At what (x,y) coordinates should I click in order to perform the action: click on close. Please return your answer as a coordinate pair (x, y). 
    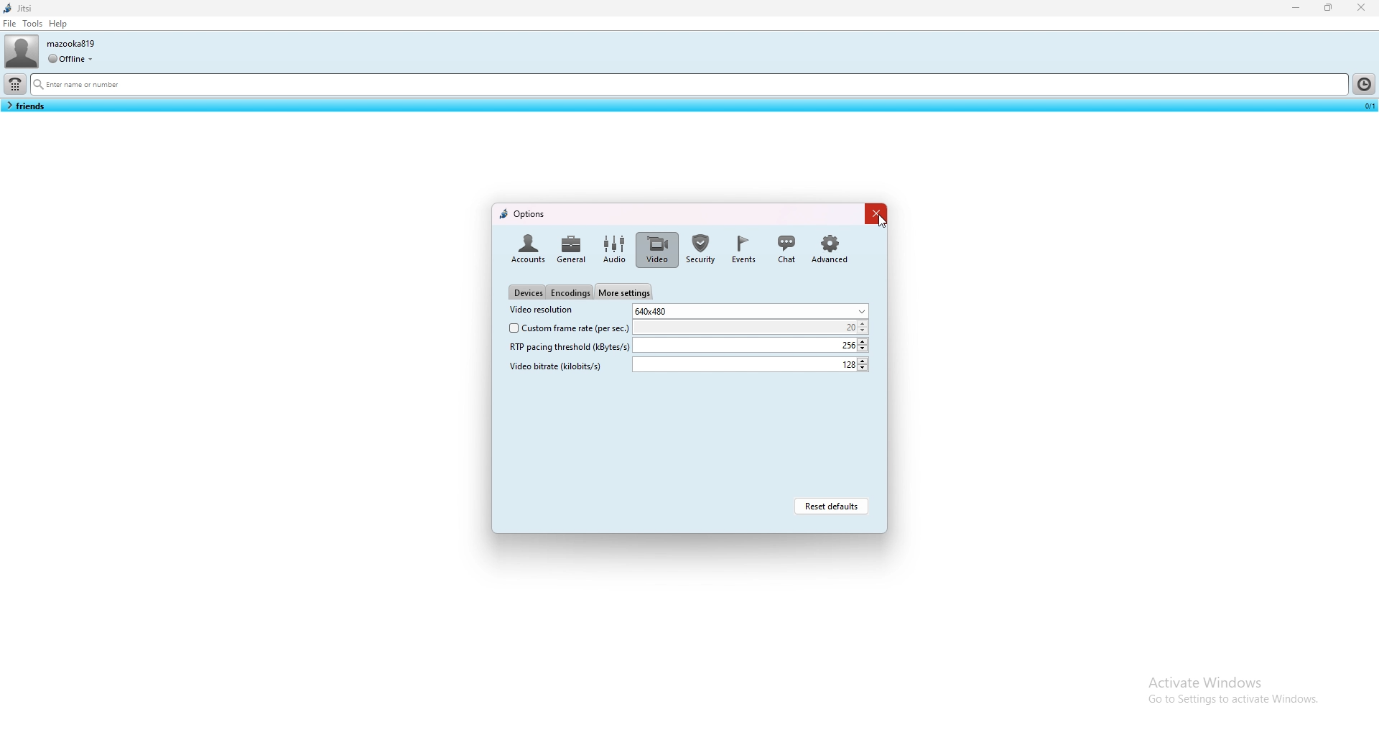
    Looking at the image, I should click on (876, 213).